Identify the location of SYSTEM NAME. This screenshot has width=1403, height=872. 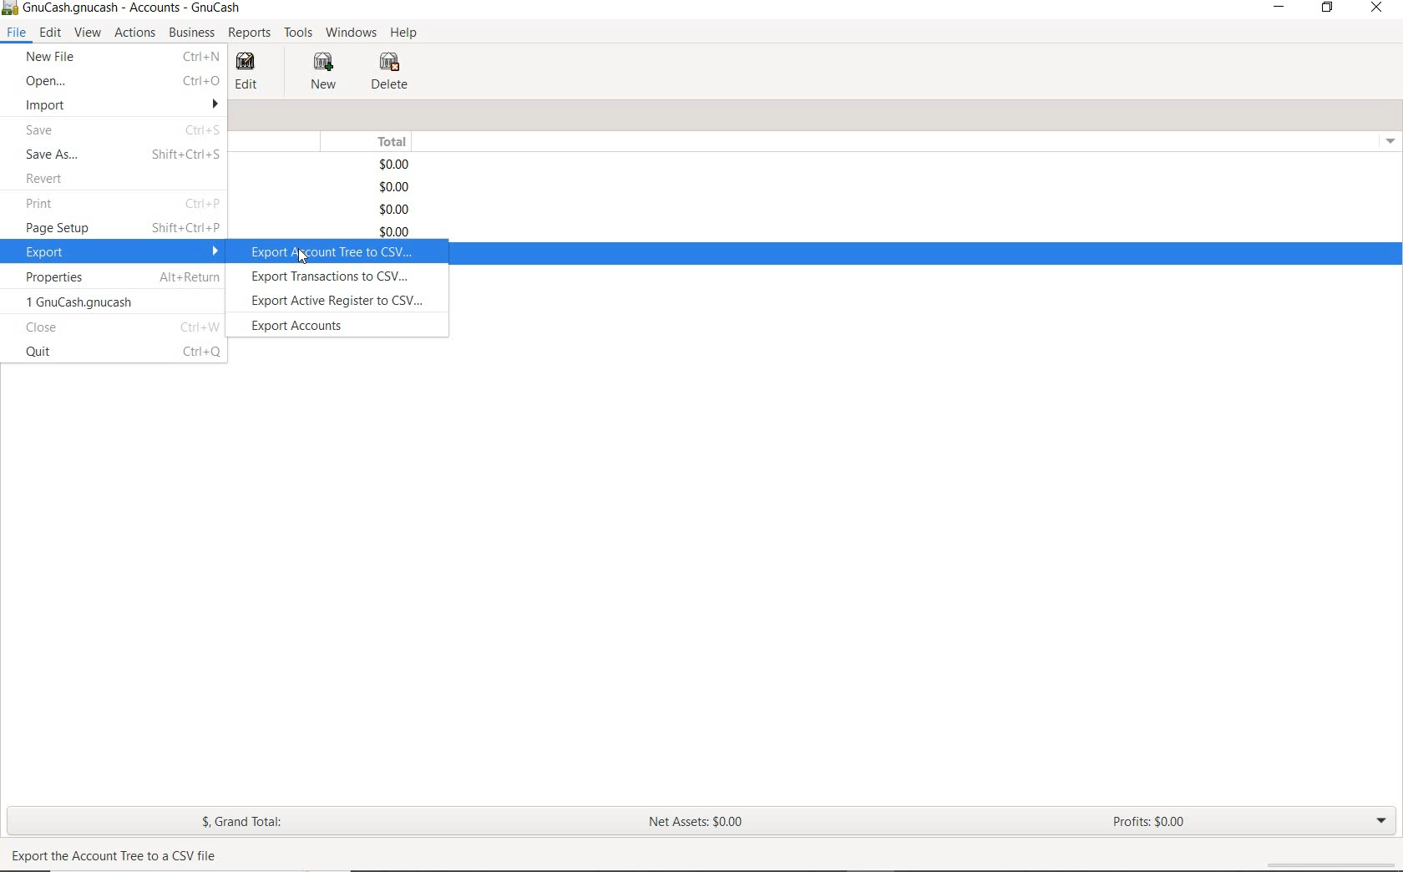
(127, 9).